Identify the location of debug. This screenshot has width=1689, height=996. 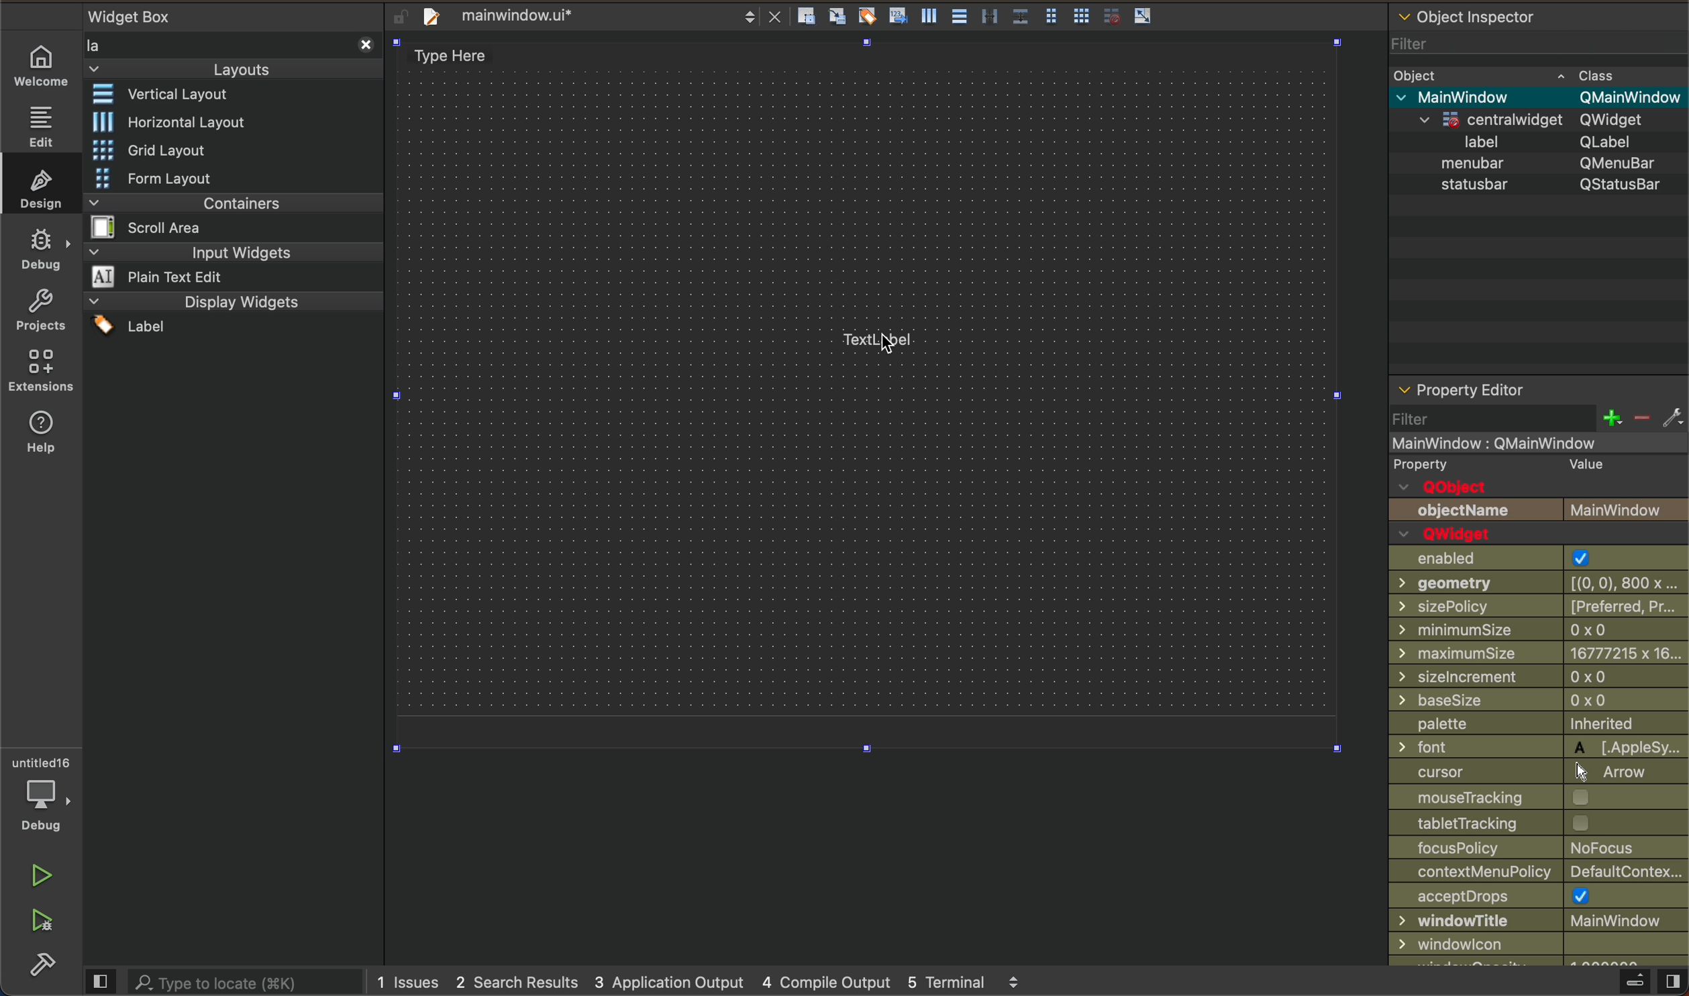
(38, 799).